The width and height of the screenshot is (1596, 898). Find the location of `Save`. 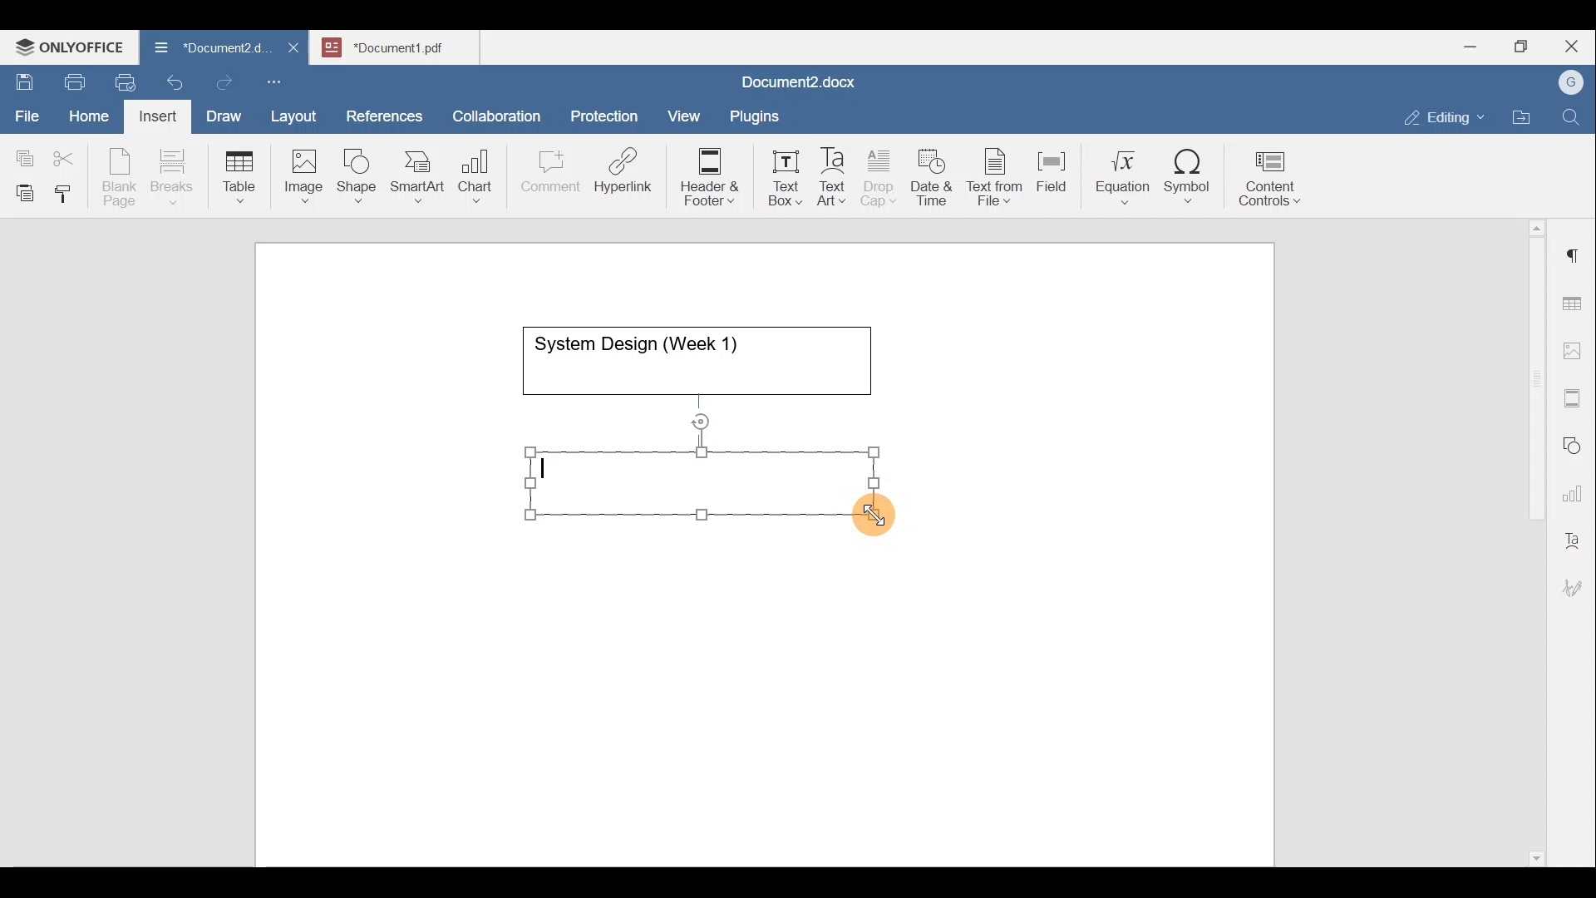

Save is located at coordinates (23, 78).